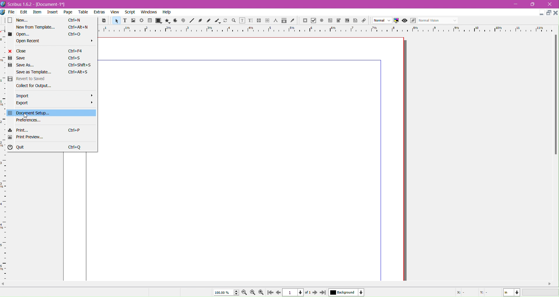 Image resolution: width=559 pixels, height=297 pixels. Describe the element at coordinates (382, 21) in the screenshot. I see `image preview quality` at that location.